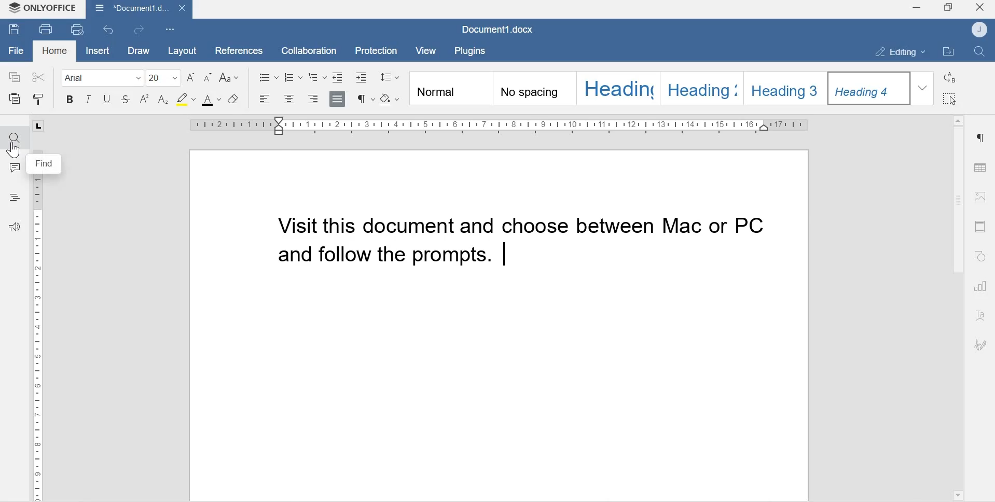 The height and width of the screenshot is (502, 995). I want to click on Strikethrough, so click(126, 101).